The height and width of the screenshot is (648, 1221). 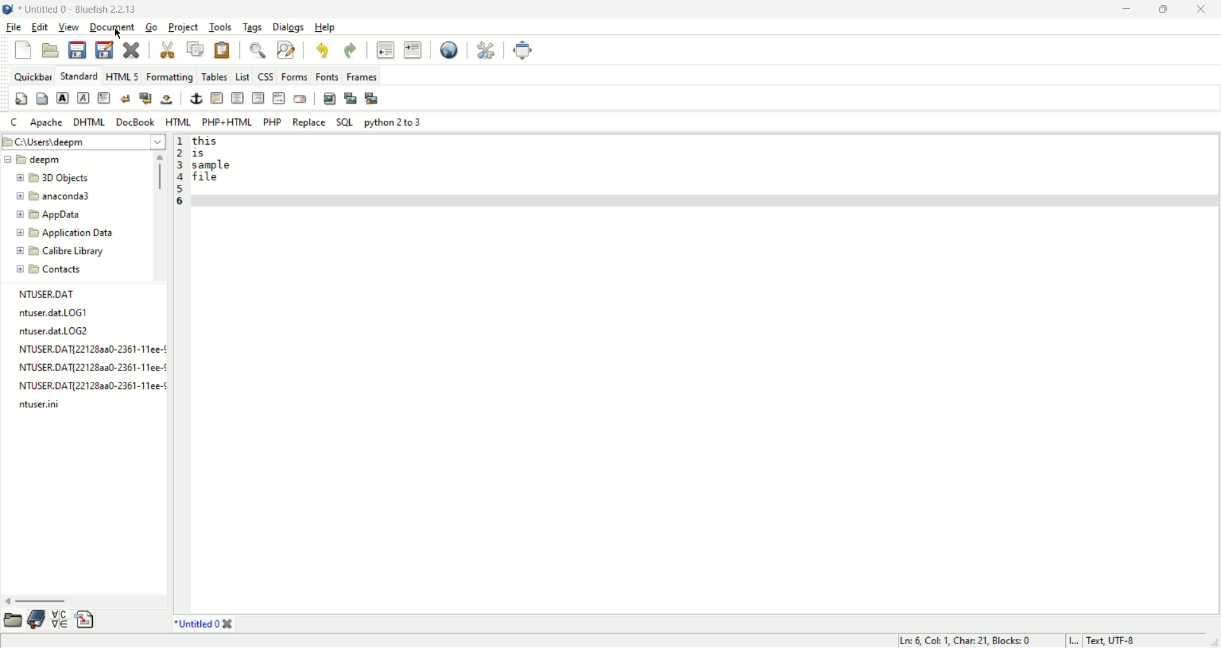 What do you see at coordinates (41, 99) in the screenshot?
I see `body` at bounding box center [41, 99].